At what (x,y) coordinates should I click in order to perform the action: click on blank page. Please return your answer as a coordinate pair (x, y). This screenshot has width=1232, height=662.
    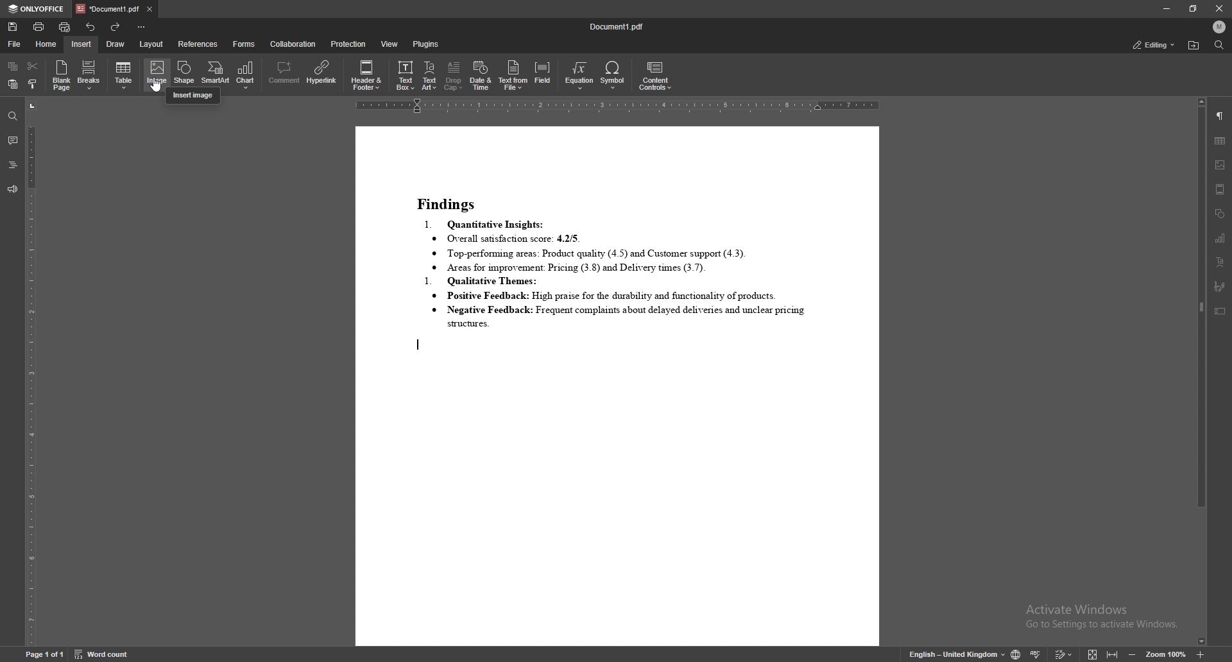
    Looking at the image, I should click on (60, 74).